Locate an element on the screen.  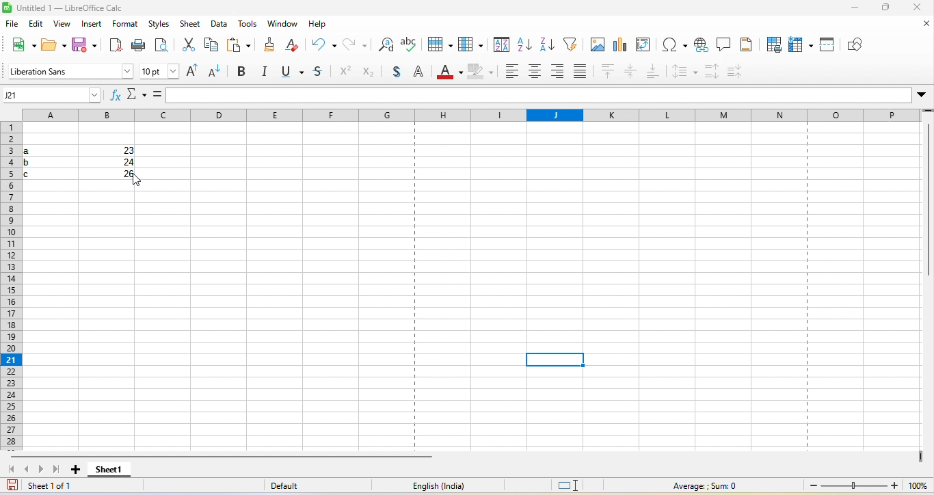
align left is located at coordinates (509, 72).